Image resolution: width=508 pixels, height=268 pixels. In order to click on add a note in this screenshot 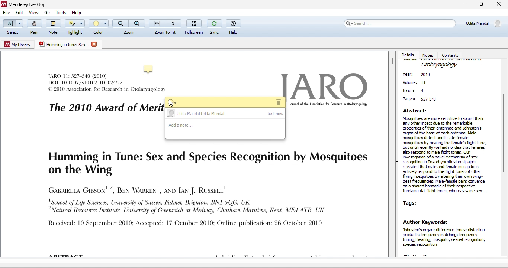, I will do `click(225, 129)`.